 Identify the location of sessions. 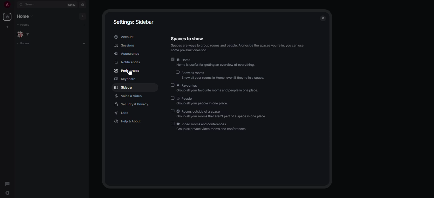
(125, 46).